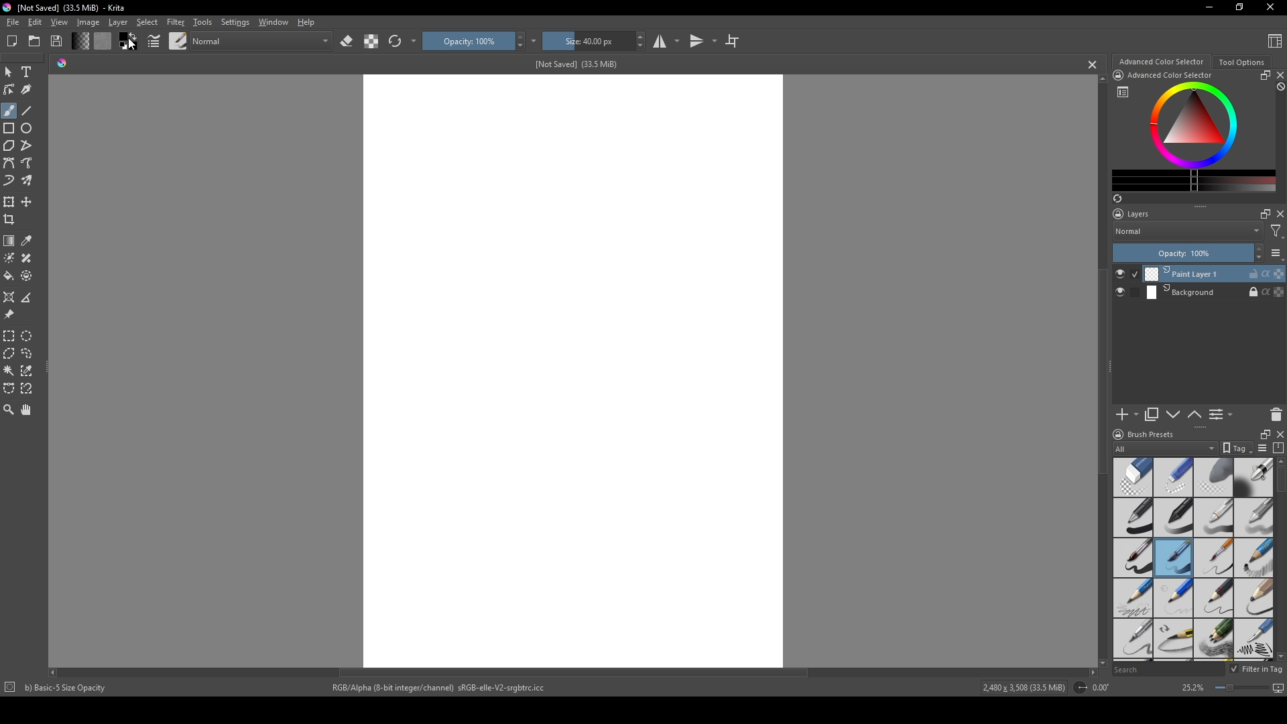  I want to click on pencil, so click(1254, 597).